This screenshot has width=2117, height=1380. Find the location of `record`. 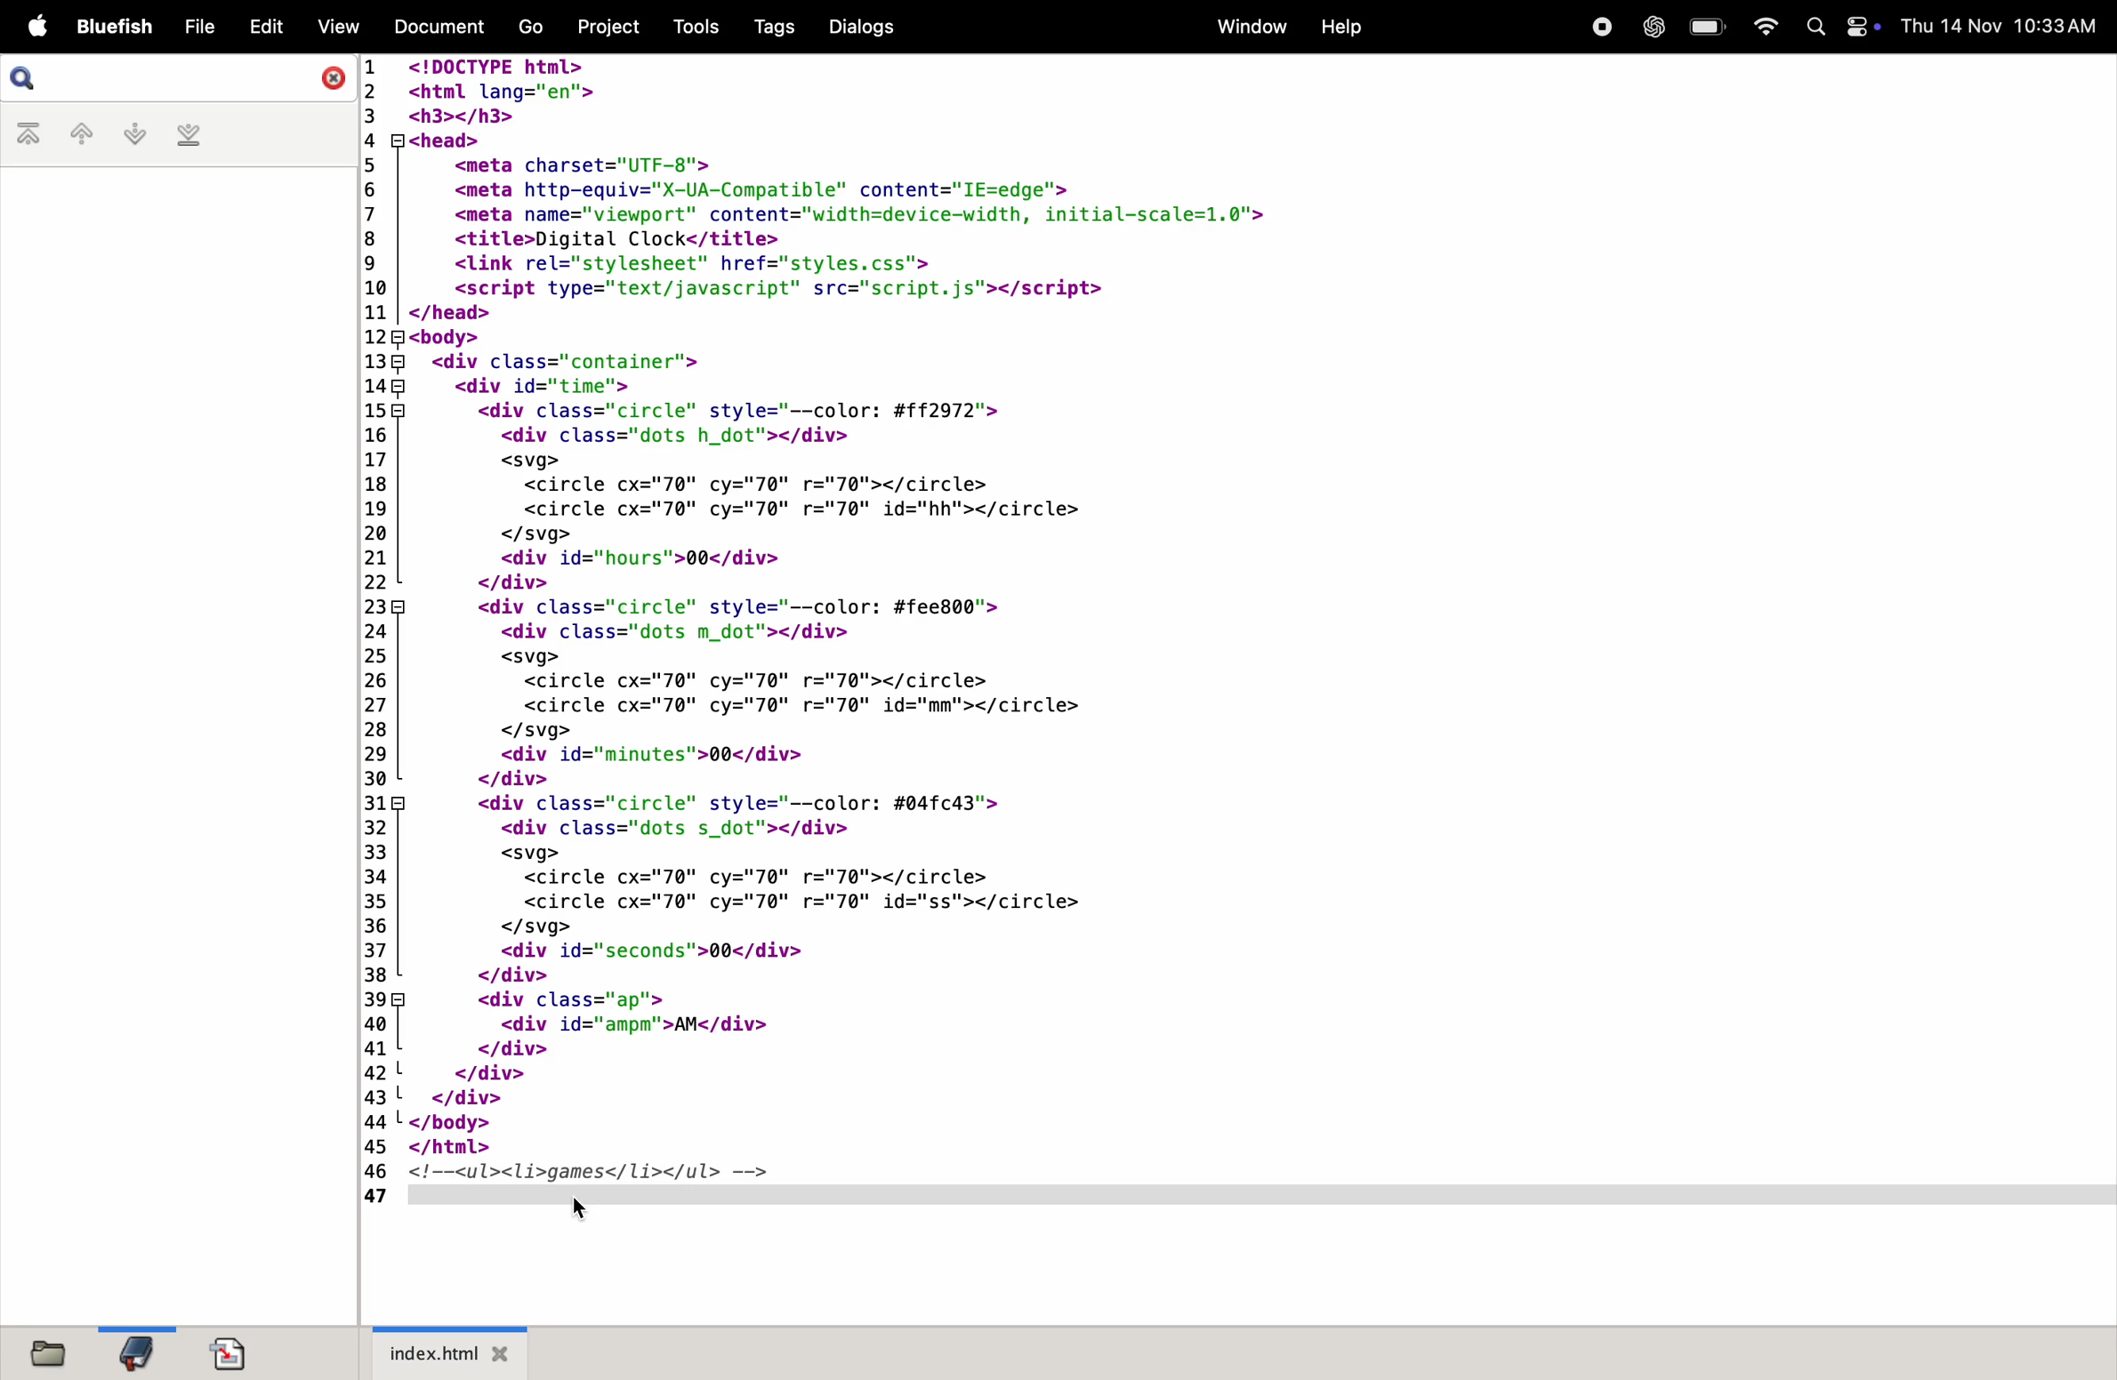

record is located at coordinates (1600, 28).